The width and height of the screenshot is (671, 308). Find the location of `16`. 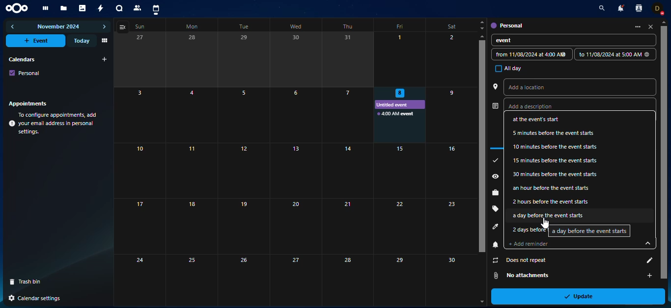

16 is located at coordinates (450, 171).